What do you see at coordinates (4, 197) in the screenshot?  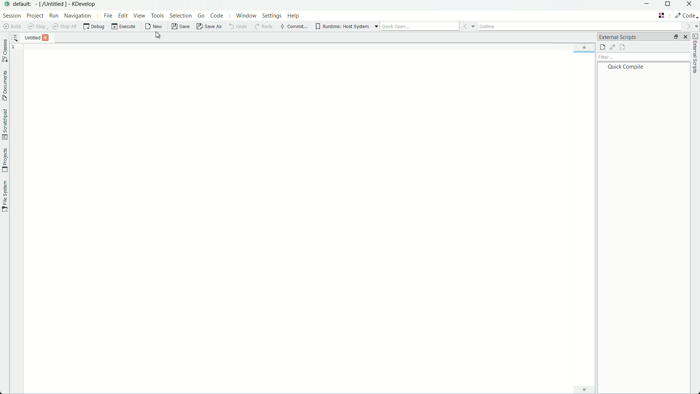 I see `file system` at bounding box center [4, 197].